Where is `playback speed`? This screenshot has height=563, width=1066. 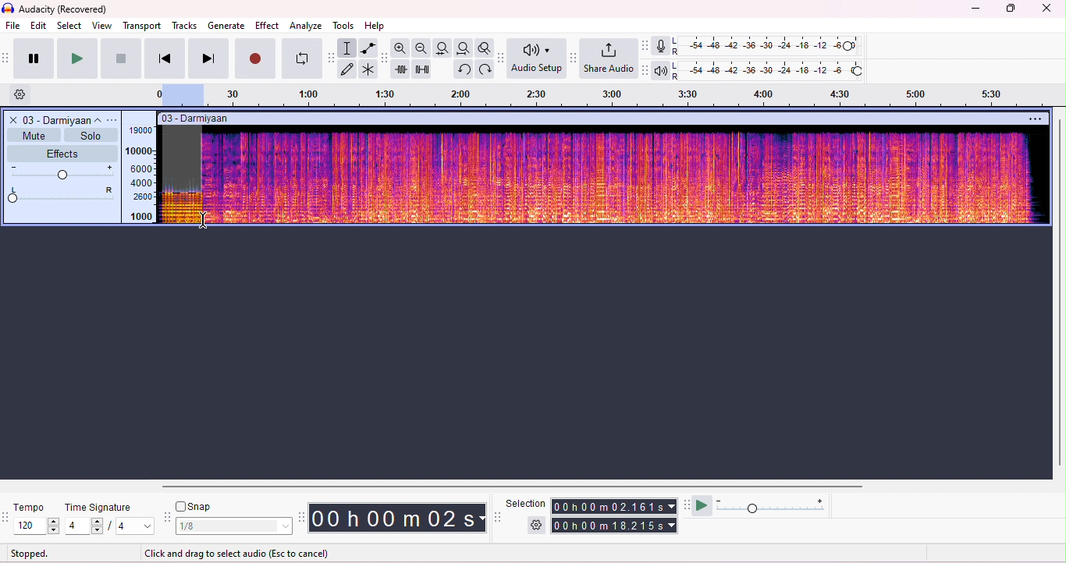 playback speed is located at coordinates (771, 505).